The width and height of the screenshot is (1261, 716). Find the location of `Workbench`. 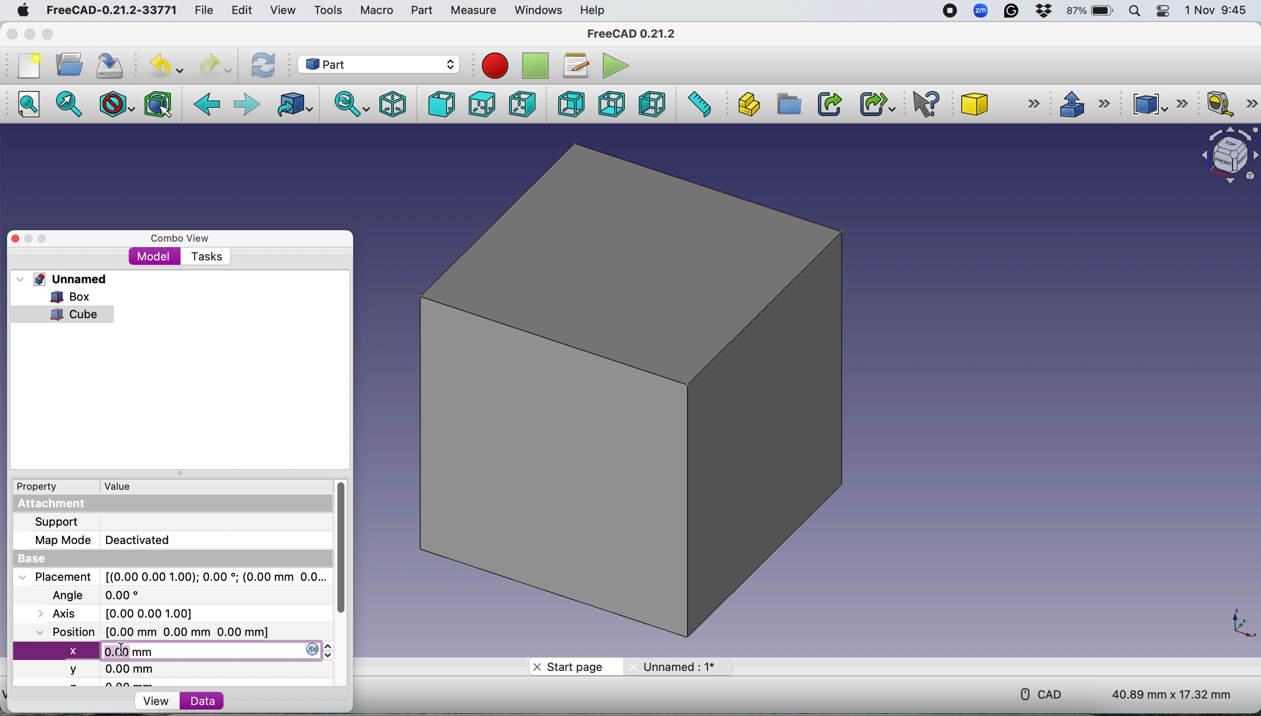

Workbench is located at coordinates (378, 63).